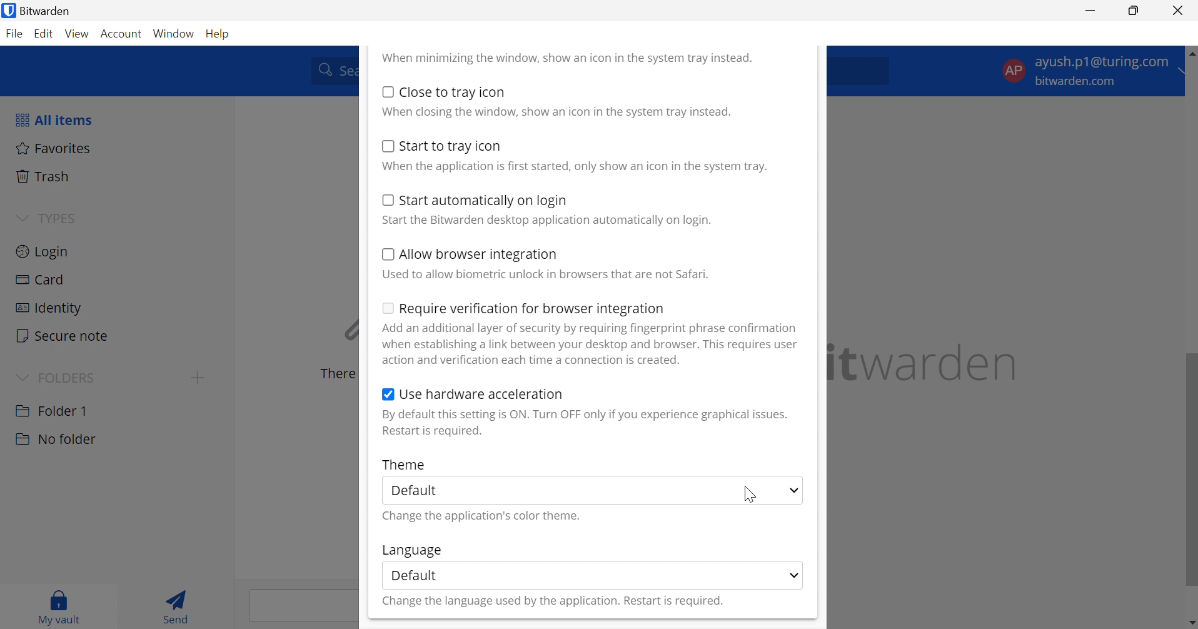 The image size is (1198, 629). What do you see at coordinates (1190, 51) in the screenshot?
I see `scroll up` at bounding box center [1190, 51].